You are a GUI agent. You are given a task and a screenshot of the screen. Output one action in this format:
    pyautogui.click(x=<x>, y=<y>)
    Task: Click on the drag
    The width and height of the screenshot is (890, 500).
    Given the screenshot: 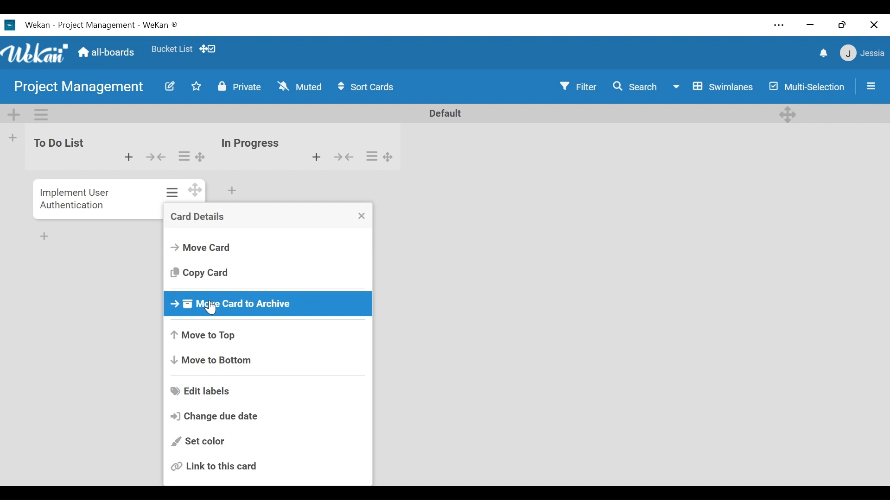 What is the action you would take?
    pyautogui.click(x=194, y=192)
    